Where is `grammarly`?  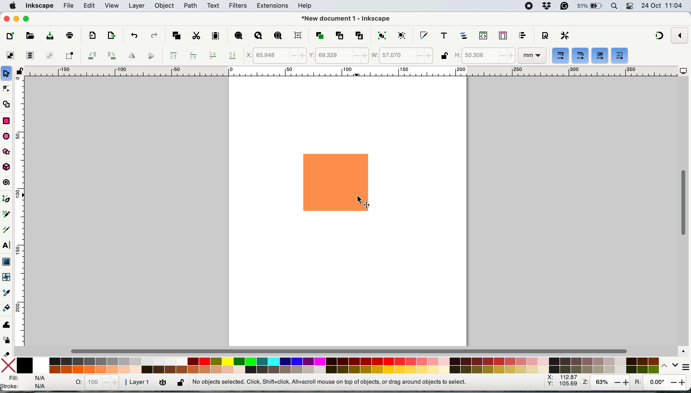
grammarly is located at coordinates (565, 6).